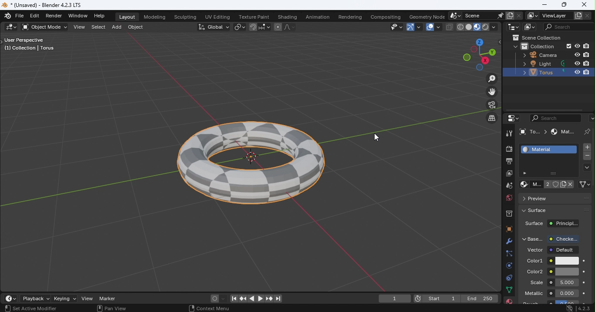 Image resolution: width=595 pixels, height=312 pixels. I want to click on Material, so click(540, 184).